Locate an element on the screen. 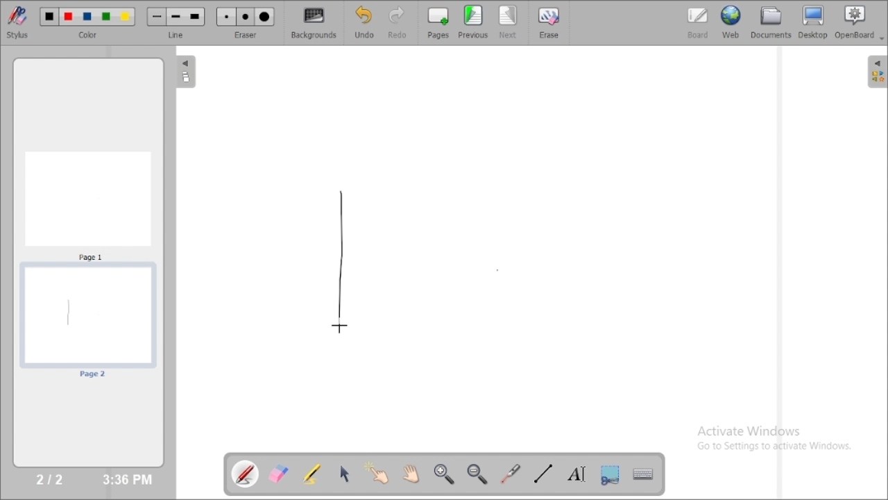 This screenshot has height=500, width=888. Small eraser is located at coordinates (226, 17).